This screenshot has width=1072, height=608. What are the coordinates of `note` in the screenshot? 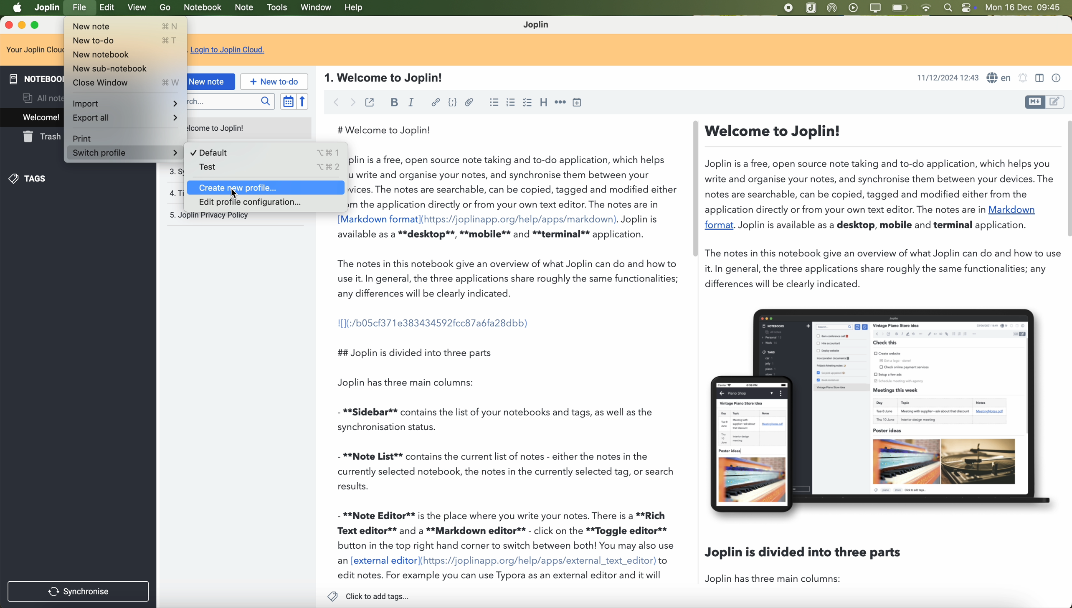 It's located at (245, 8).